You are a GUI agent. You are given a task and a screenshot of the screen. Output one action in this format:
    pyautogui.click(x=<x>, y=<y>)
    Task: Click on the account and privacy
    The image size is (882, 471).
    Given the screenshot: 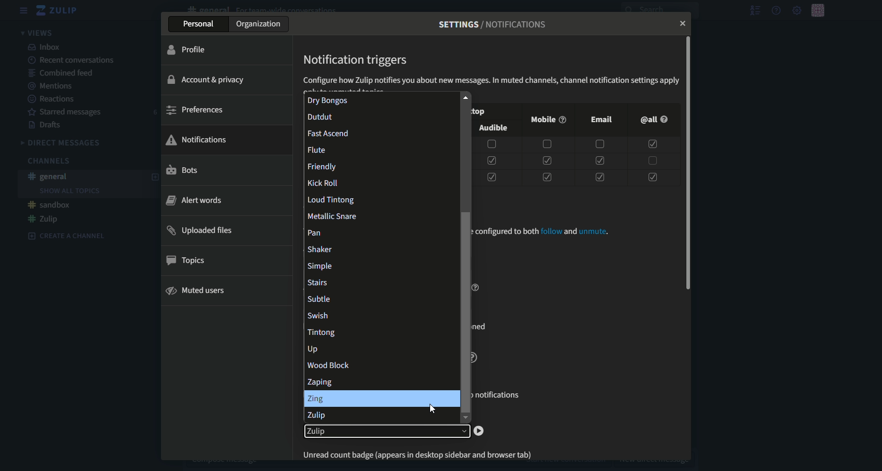 What is the action you would take?
    pyautogui.click(x=210, y=79)
    